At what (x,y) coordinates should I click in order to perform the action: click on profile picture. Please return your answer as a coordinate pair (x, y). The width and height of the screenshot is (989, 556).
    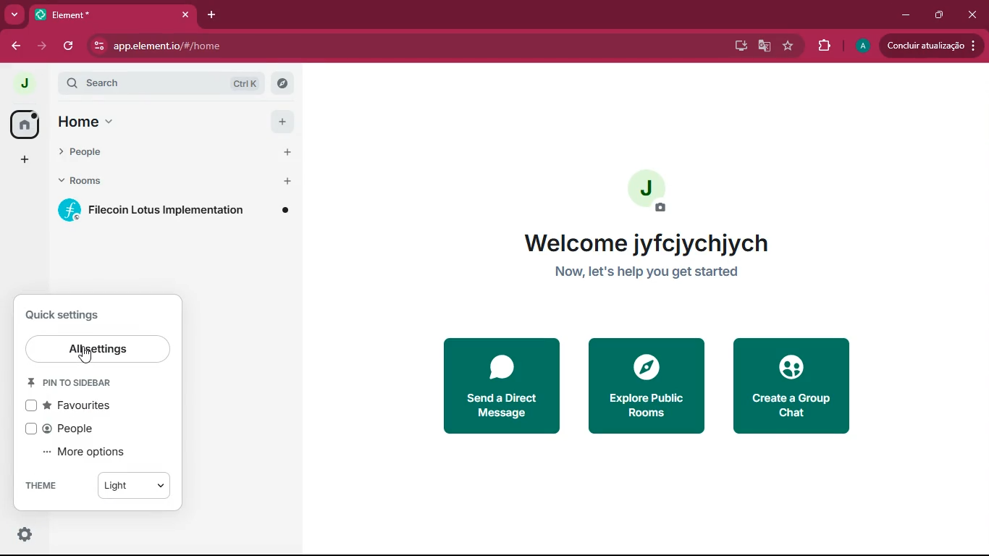
    Looking at the image, I should click on (863, 46).